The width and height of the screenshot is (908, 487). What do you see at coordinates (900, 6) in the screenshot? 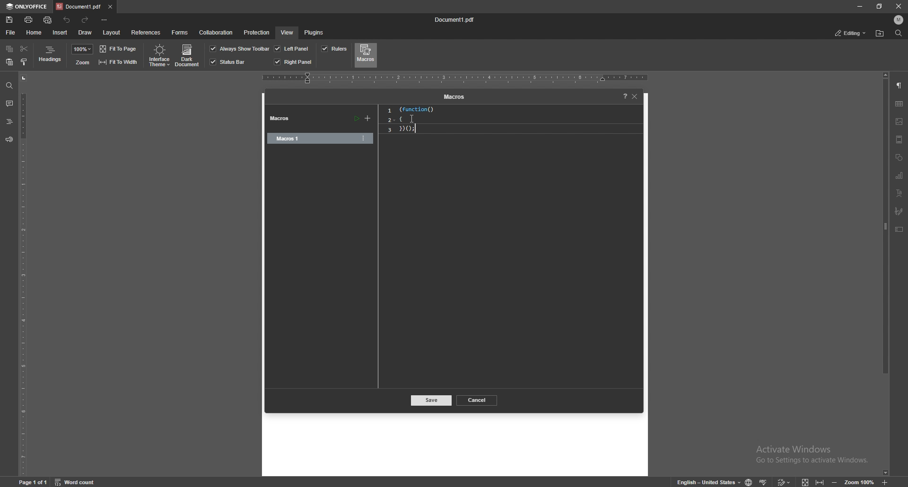
I see `close` at bounding box center [900, 6].